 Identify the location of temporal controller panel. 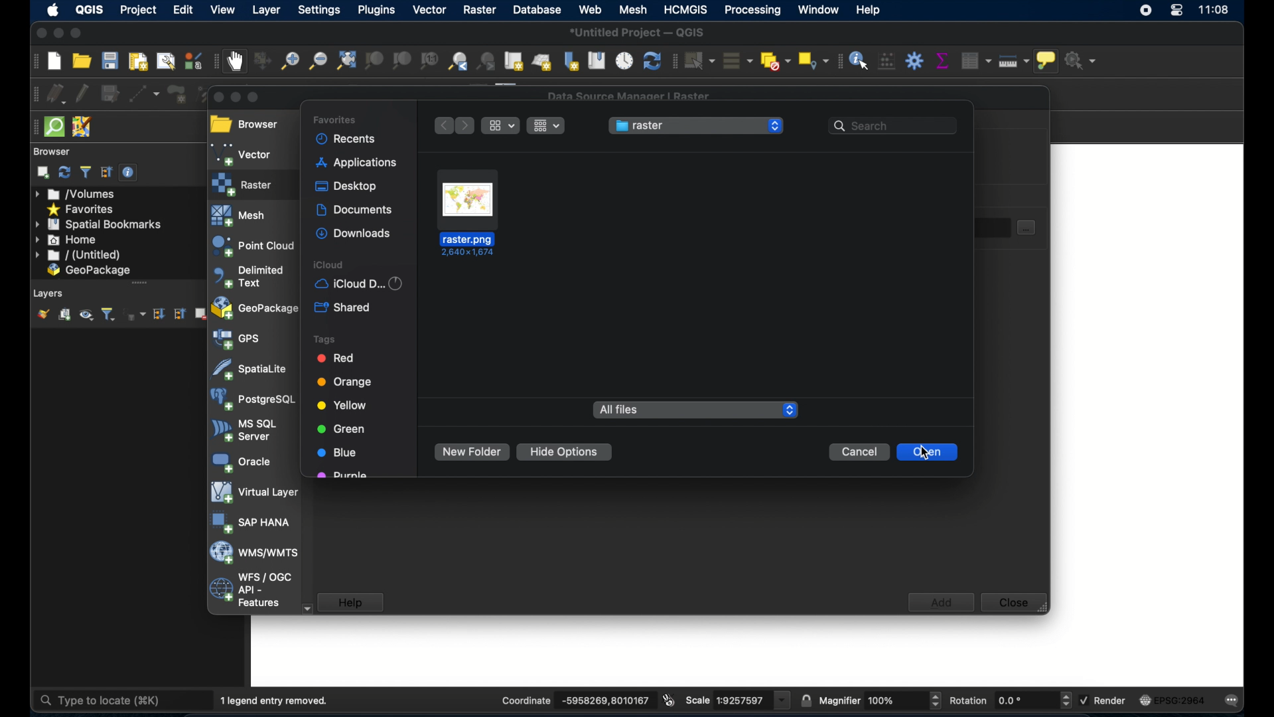
(624, 60).